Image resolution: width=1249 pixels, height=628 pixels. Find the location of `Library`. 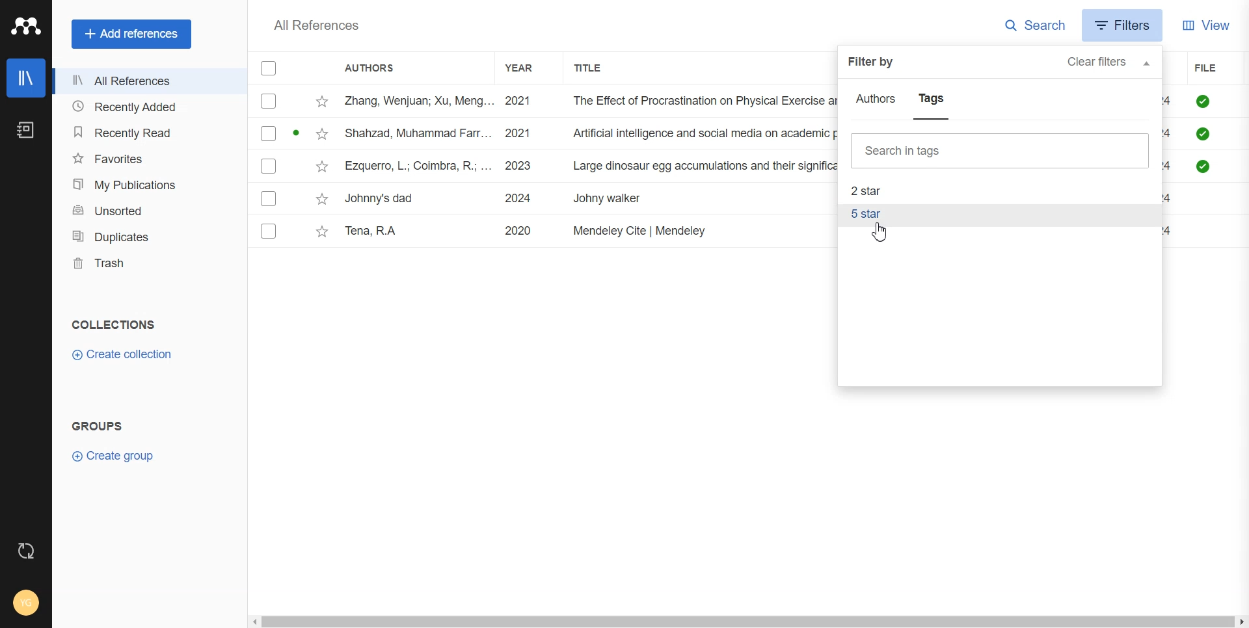

Library is located at coordinates (27, 78).